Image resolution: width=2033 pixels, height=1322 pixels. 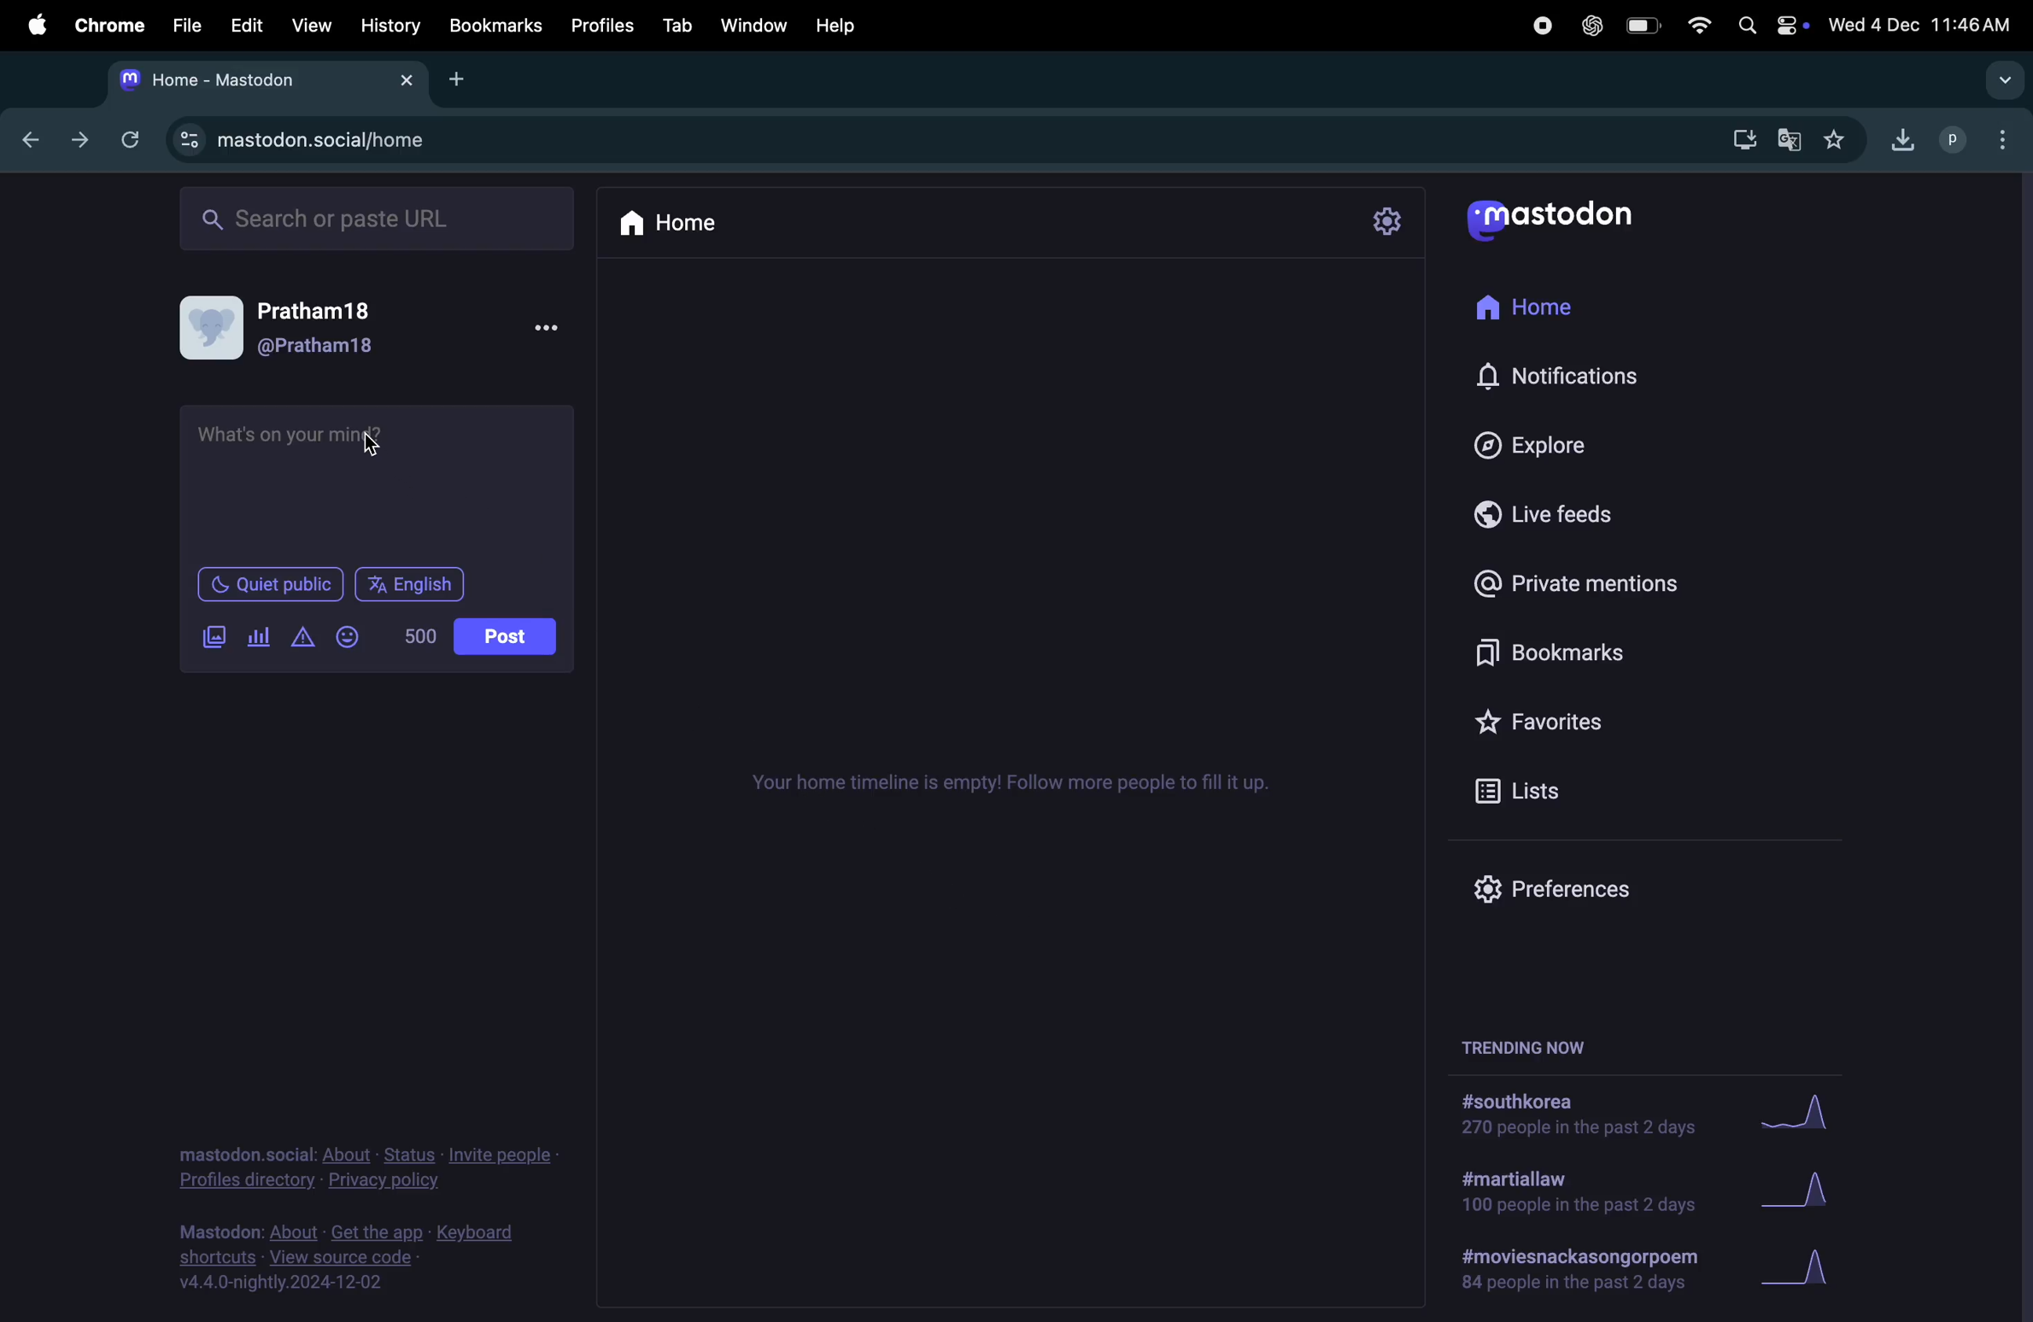 I want to click on user profile, so click(x=283, y=327).